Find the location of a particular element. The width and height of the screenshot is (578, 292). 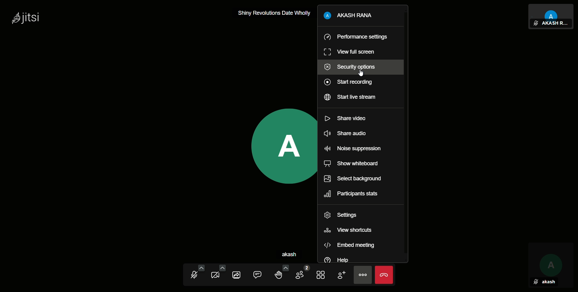

profile icon is located at coordinates (282, 146).